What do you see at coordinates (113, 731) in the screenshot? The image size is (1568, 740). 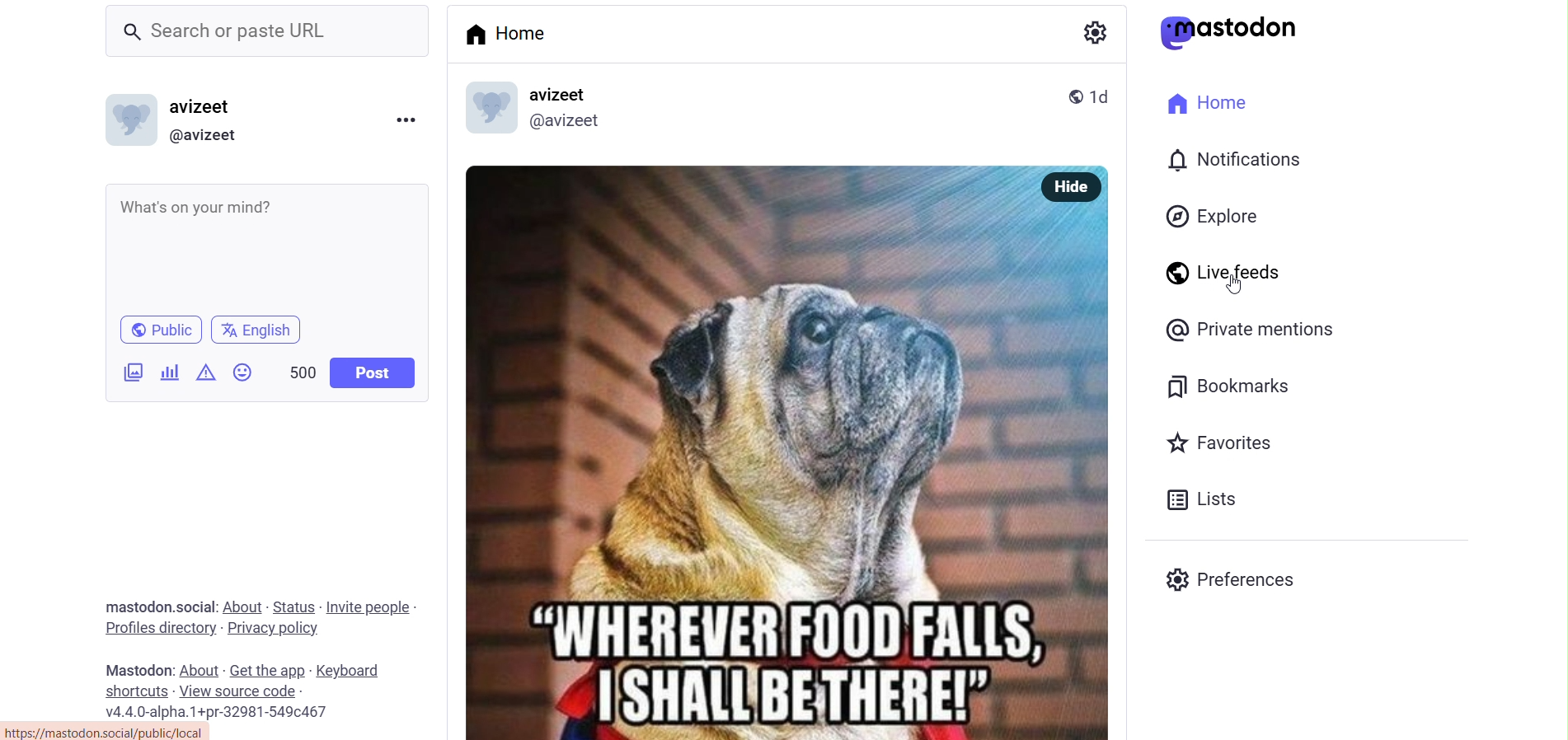 I see `link` at bounding box center [113, 731].